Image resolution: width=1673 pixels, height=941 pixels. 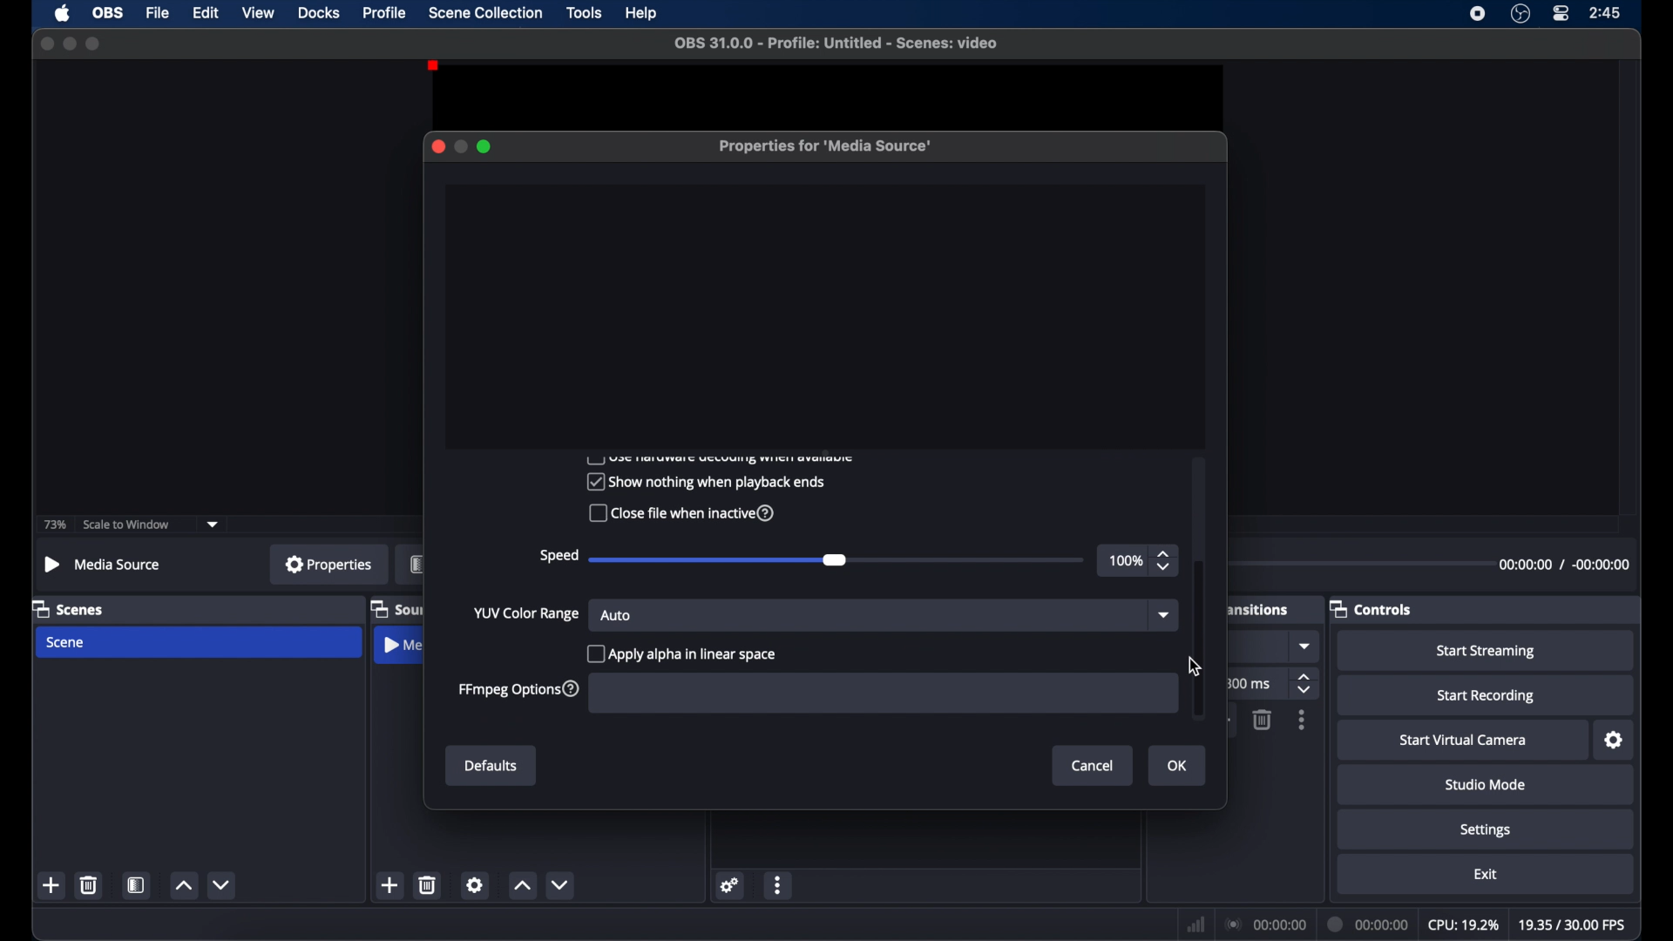 I want to click on media source, so click(x=402, y=647).